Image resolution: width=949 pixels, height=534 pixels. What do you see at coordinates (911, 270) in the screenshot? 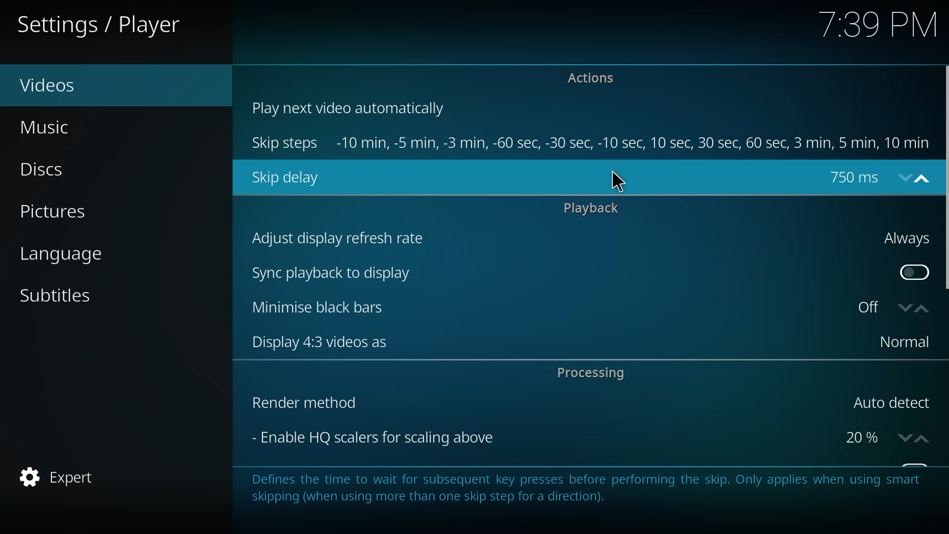
I see `enable` at bounding box center [911, 270].